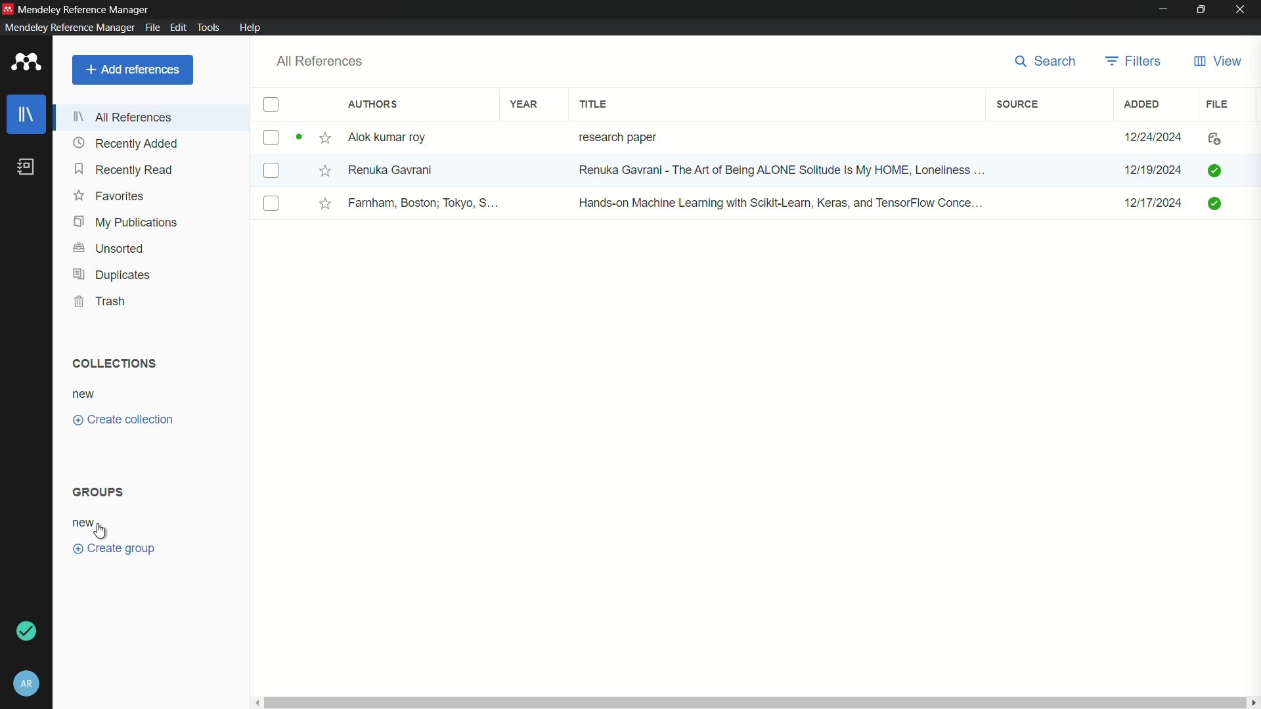  What do you see at coordinates (208, 27) in the screenshot?
I see `tools menu` at bounding box center [208, 27].